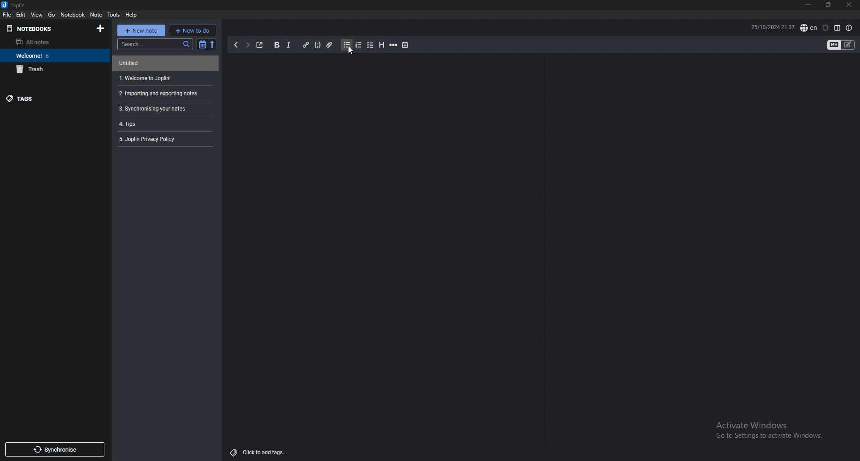 The height and width of the screenshot is (461, 860). Describe the element at coordinates (153, 45) in the screenshot. I see `search bar` at that location.